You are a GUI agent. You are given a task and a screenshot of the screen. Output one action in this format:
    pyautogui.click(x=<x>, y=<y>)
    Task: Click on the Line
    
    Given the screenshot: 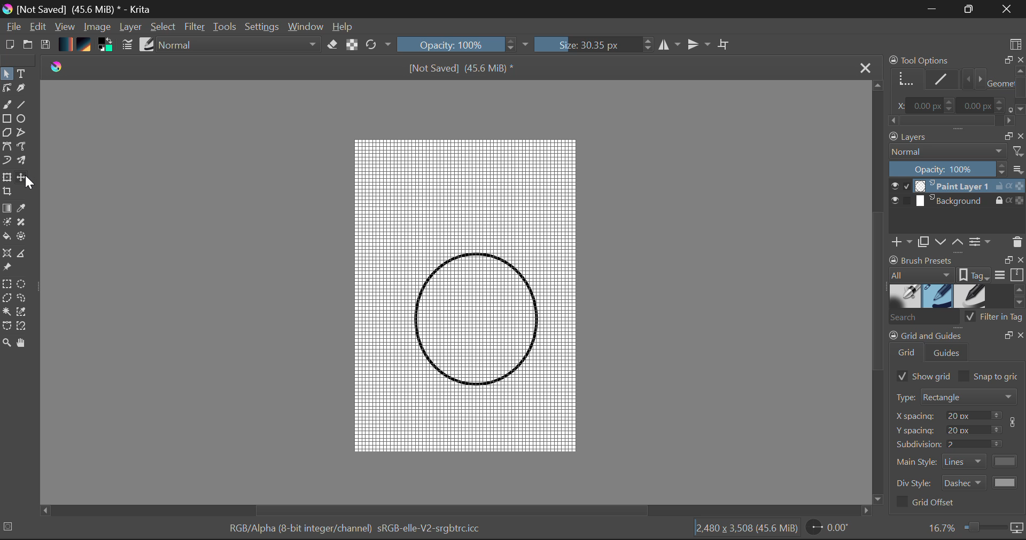 What is the action you would take?
    pyautogui.click(x=23, y=105)
    